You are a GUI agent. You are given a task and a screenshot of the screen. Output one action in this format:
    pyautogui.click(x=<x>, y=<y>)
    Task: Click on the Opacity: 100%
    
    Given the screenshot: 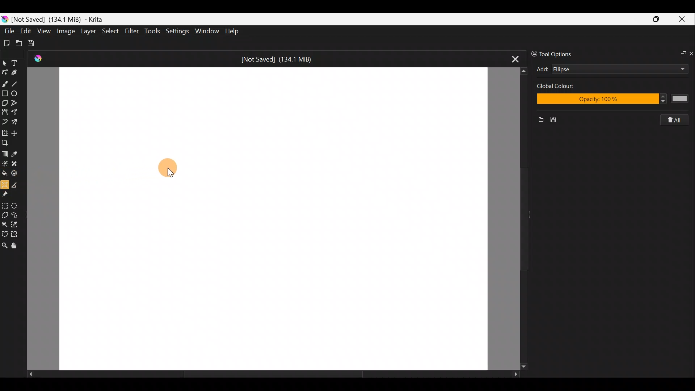 What is the action you would take?
    pyautogui.click(x=613, y=100)
    